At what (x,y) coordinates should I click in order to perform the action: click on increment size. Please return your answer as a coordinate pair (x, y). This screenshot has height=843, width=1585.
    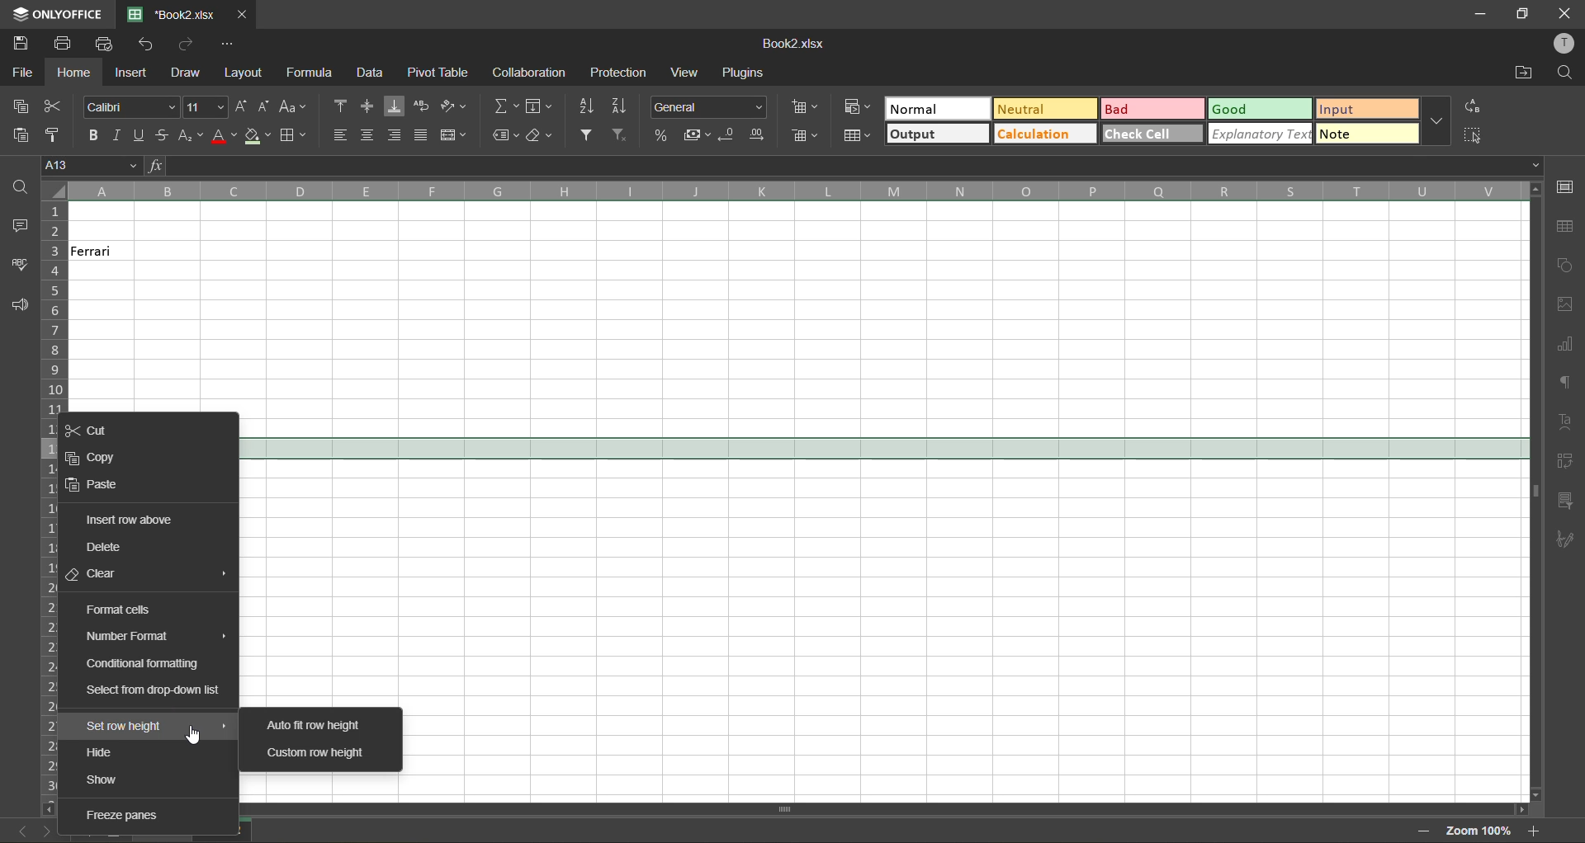
    Looking at the image, I should click on (241, 107).